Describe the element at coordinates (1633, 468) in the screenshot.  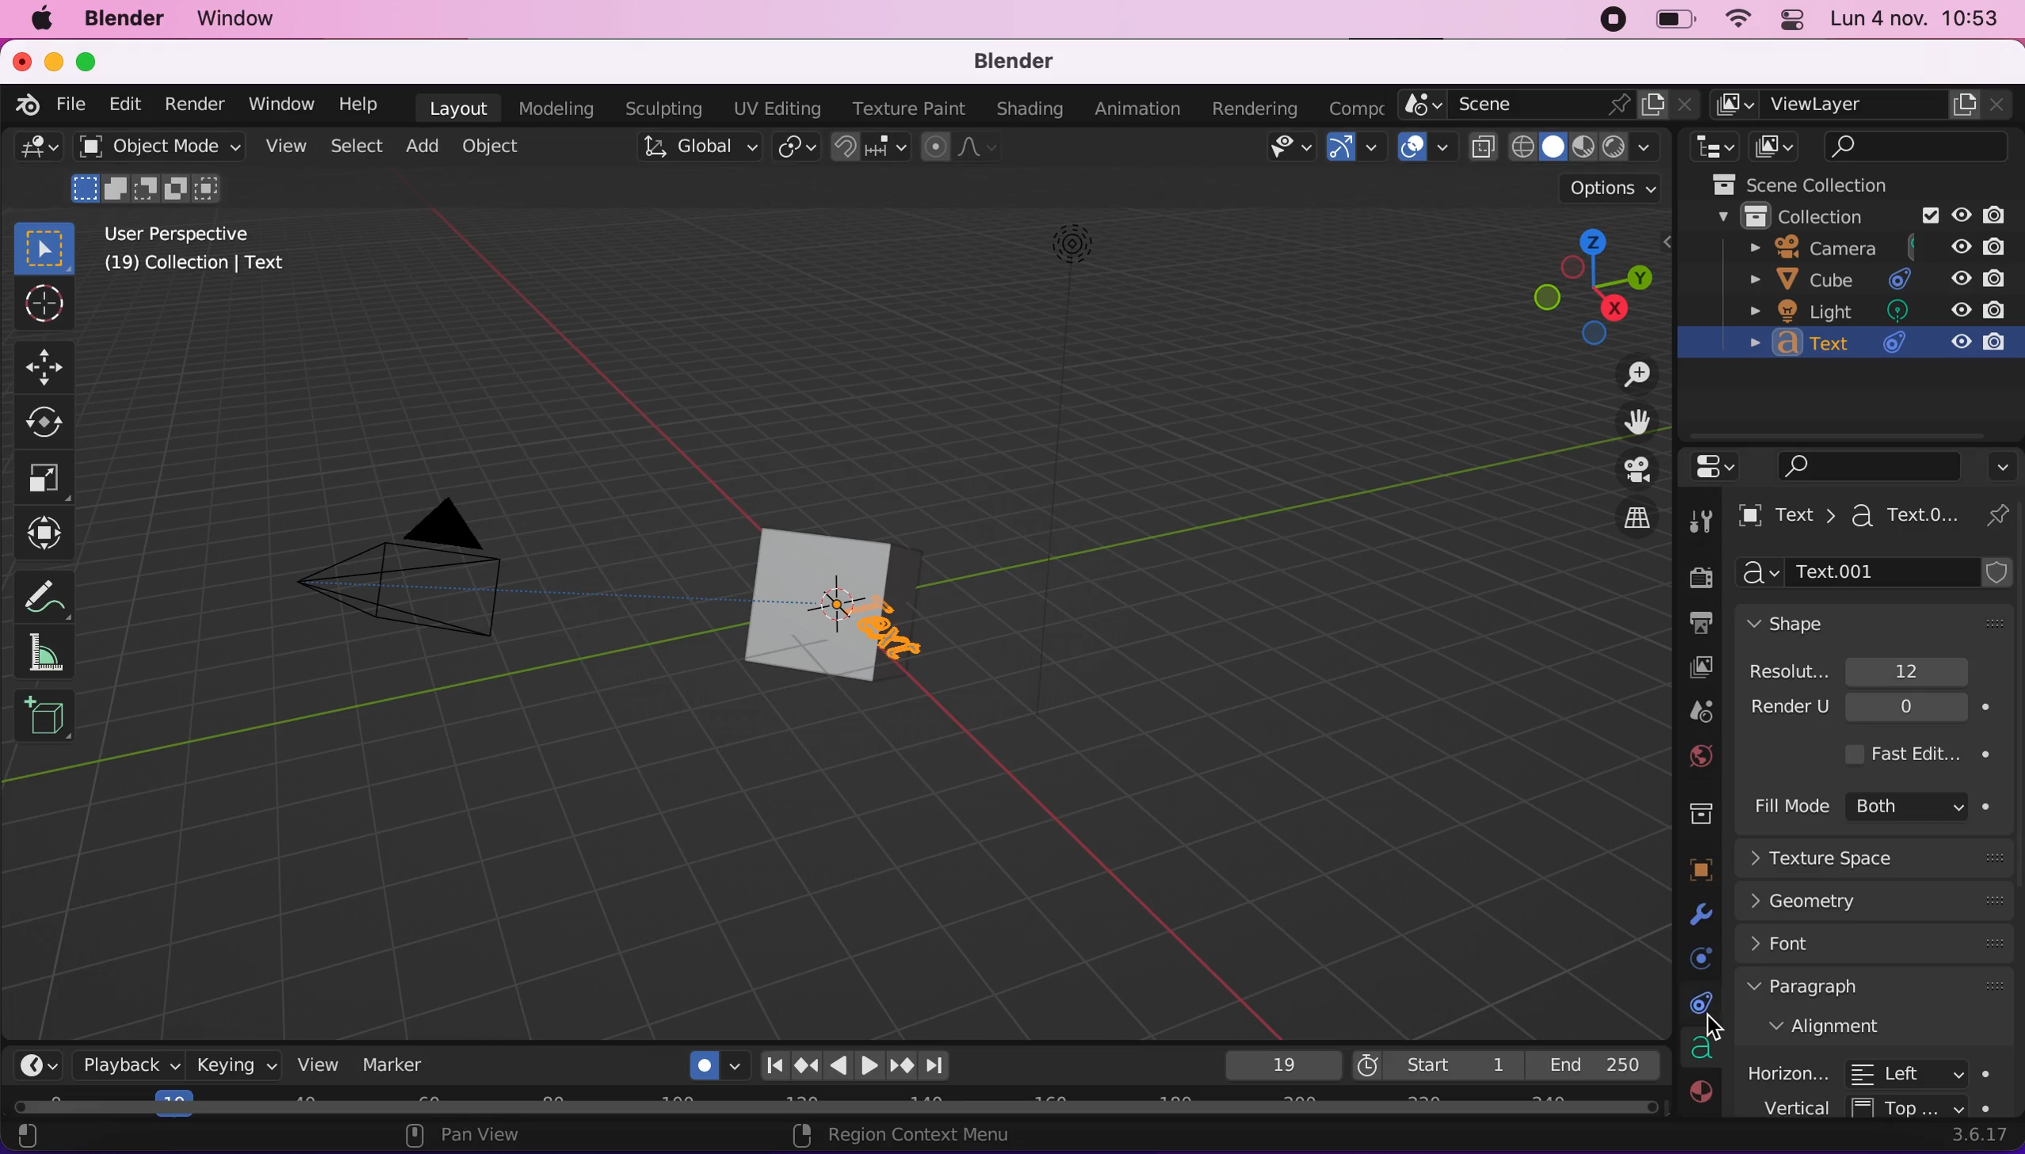
I see `toggle the camera view` at that location.